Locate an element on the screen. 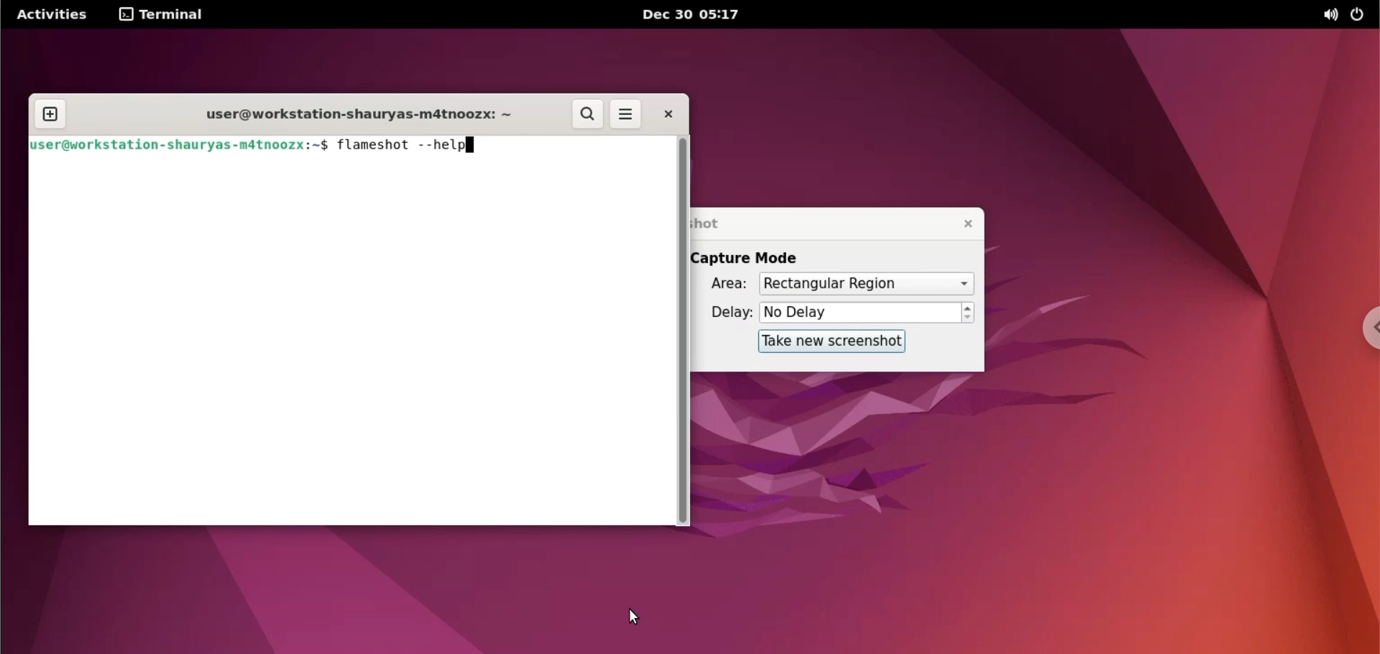 This screenshot has height=654, width=1380. area: is located at coordinates (725, 285).